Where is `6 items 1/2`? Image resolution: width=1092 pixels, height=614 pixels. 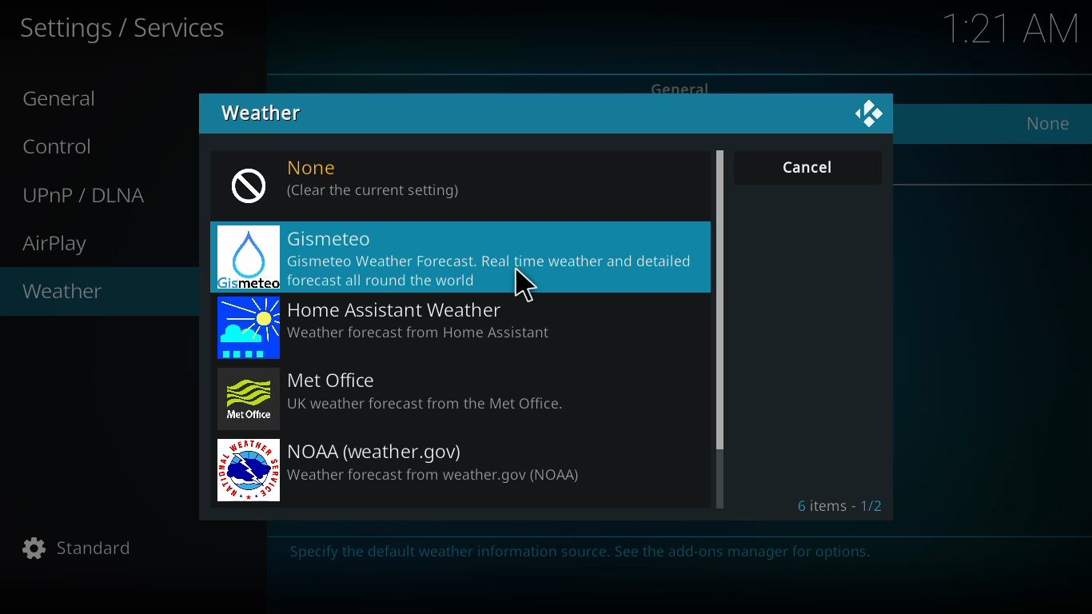 6 items 1/2 is located at coordinates (843, 505).